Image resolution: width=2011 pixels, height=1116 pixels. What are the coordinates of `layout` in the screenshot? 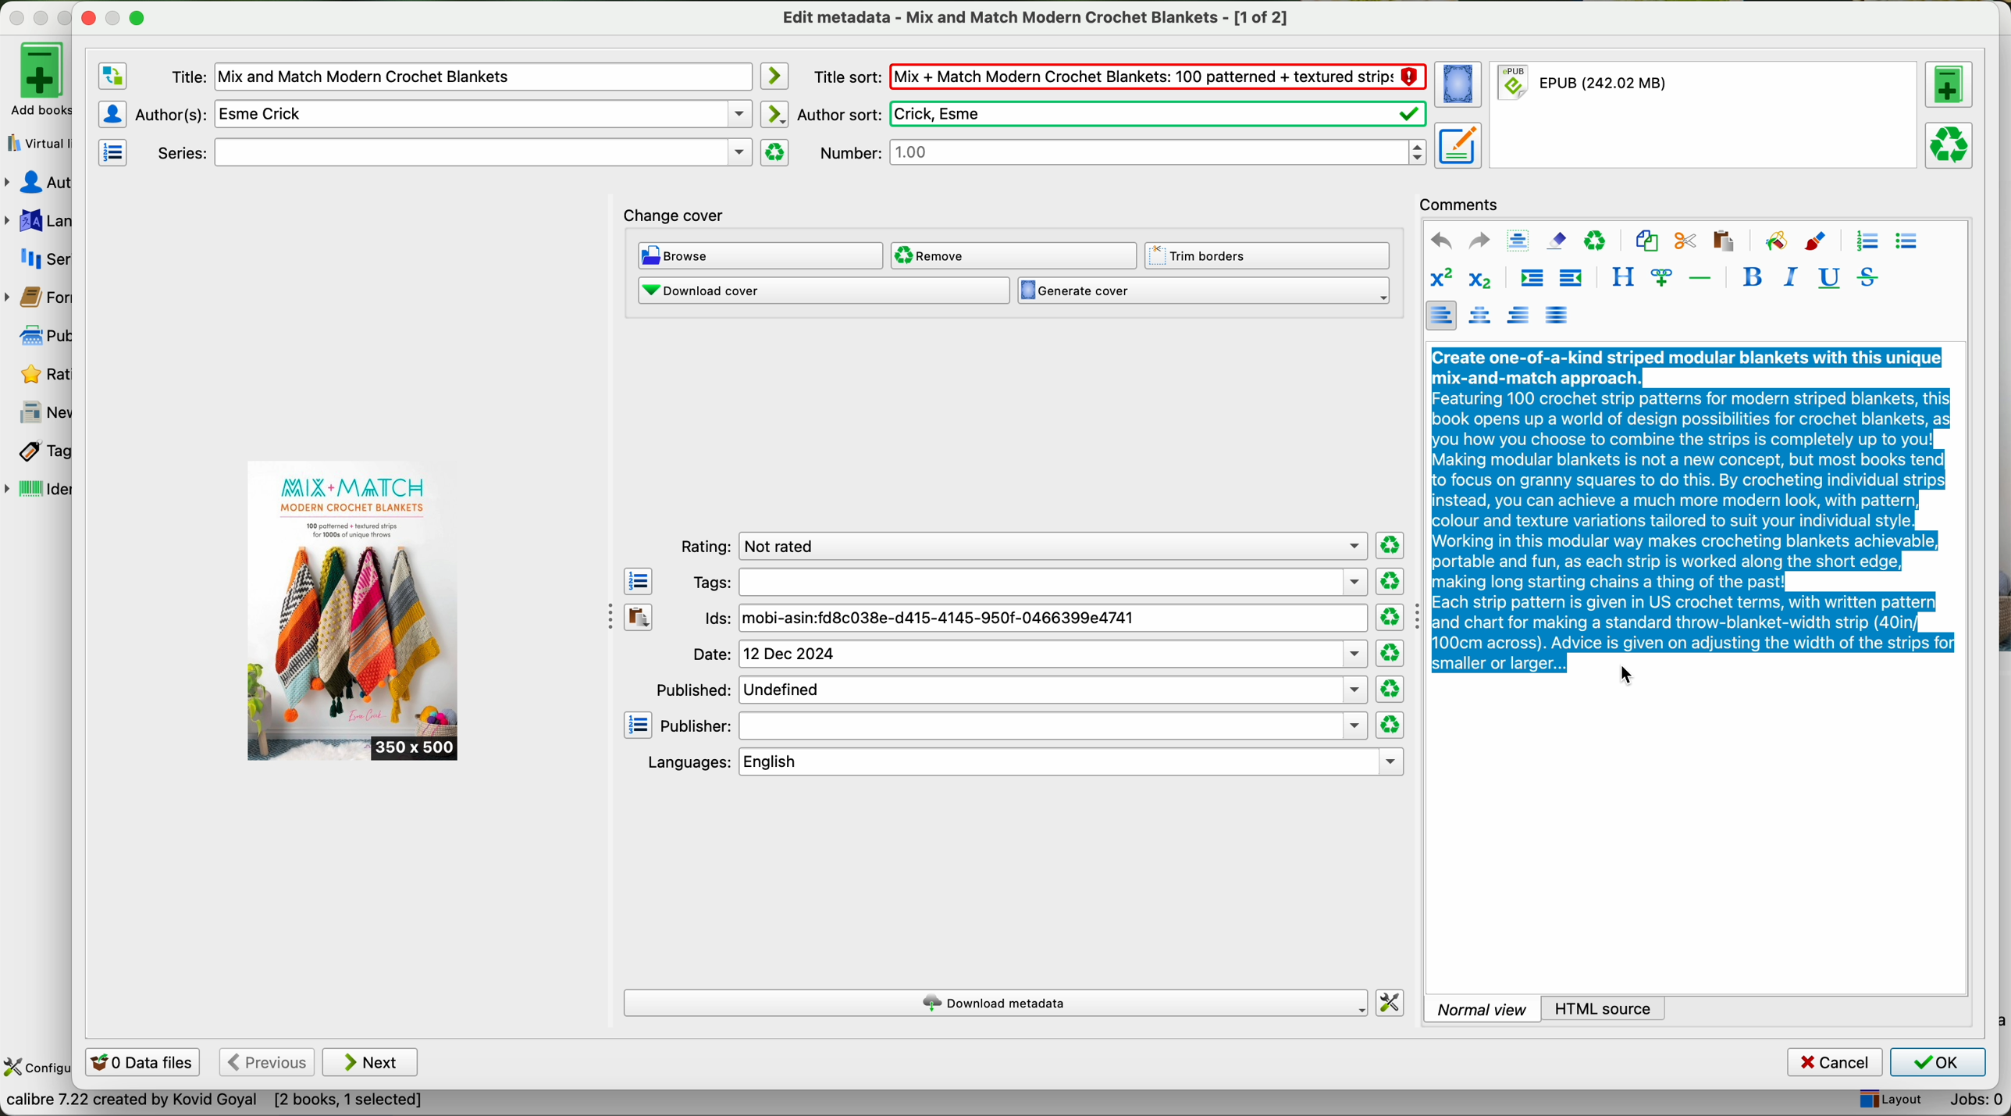 It's located at (1889, 1100).